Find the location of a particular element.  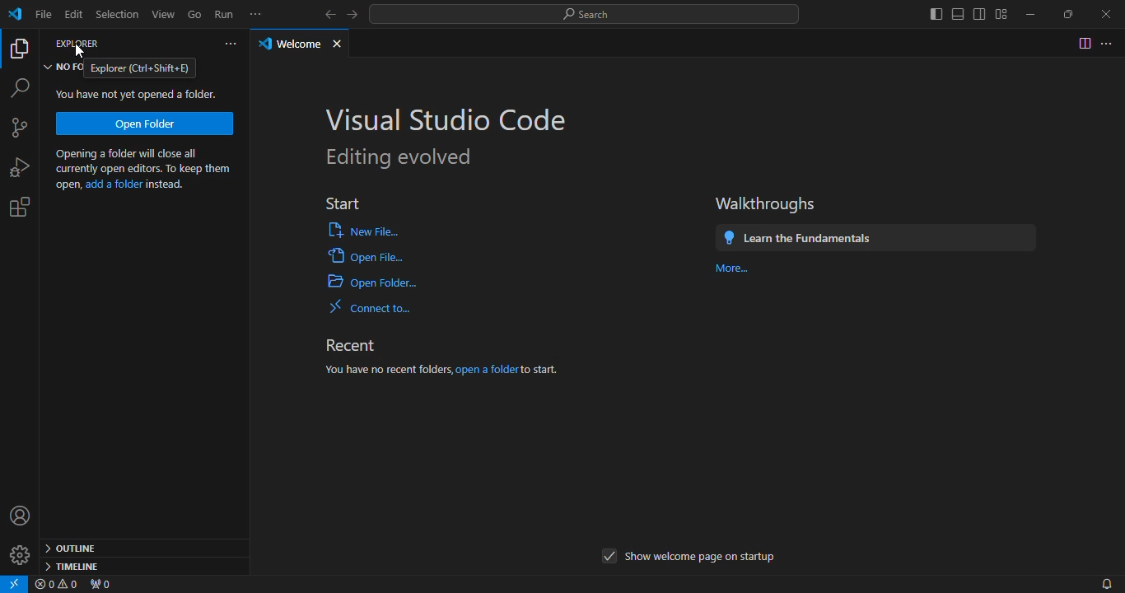

copy is located at coordinates (19, 50).